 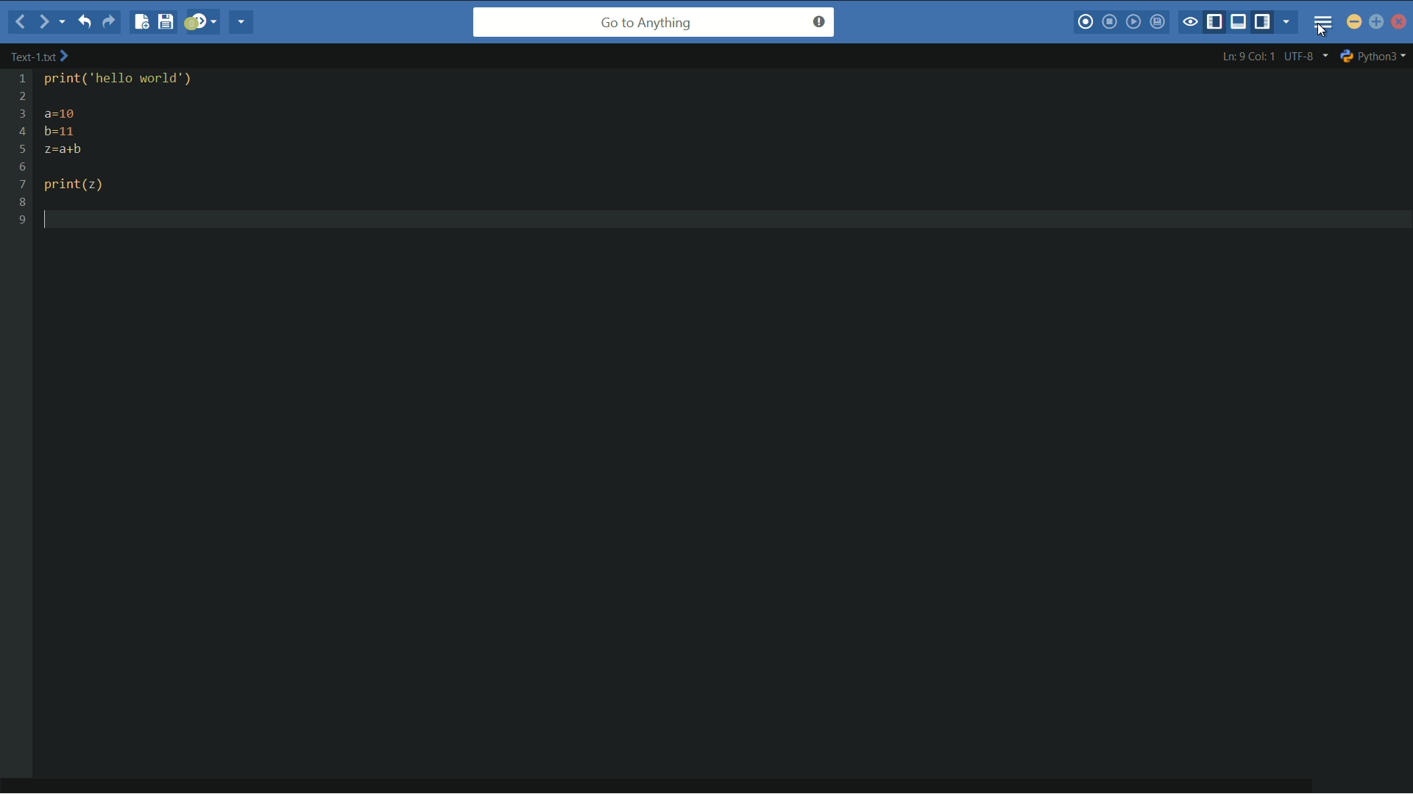 What do you see at coordinates (54, 219) in the screenshot?
I see `text cursor` at bounding box center [54, 219].